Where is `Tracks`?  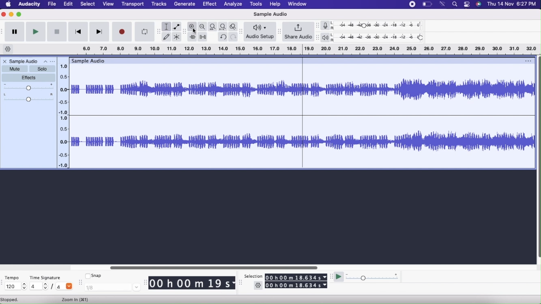
Tracks is located at coordinates (159, 4).